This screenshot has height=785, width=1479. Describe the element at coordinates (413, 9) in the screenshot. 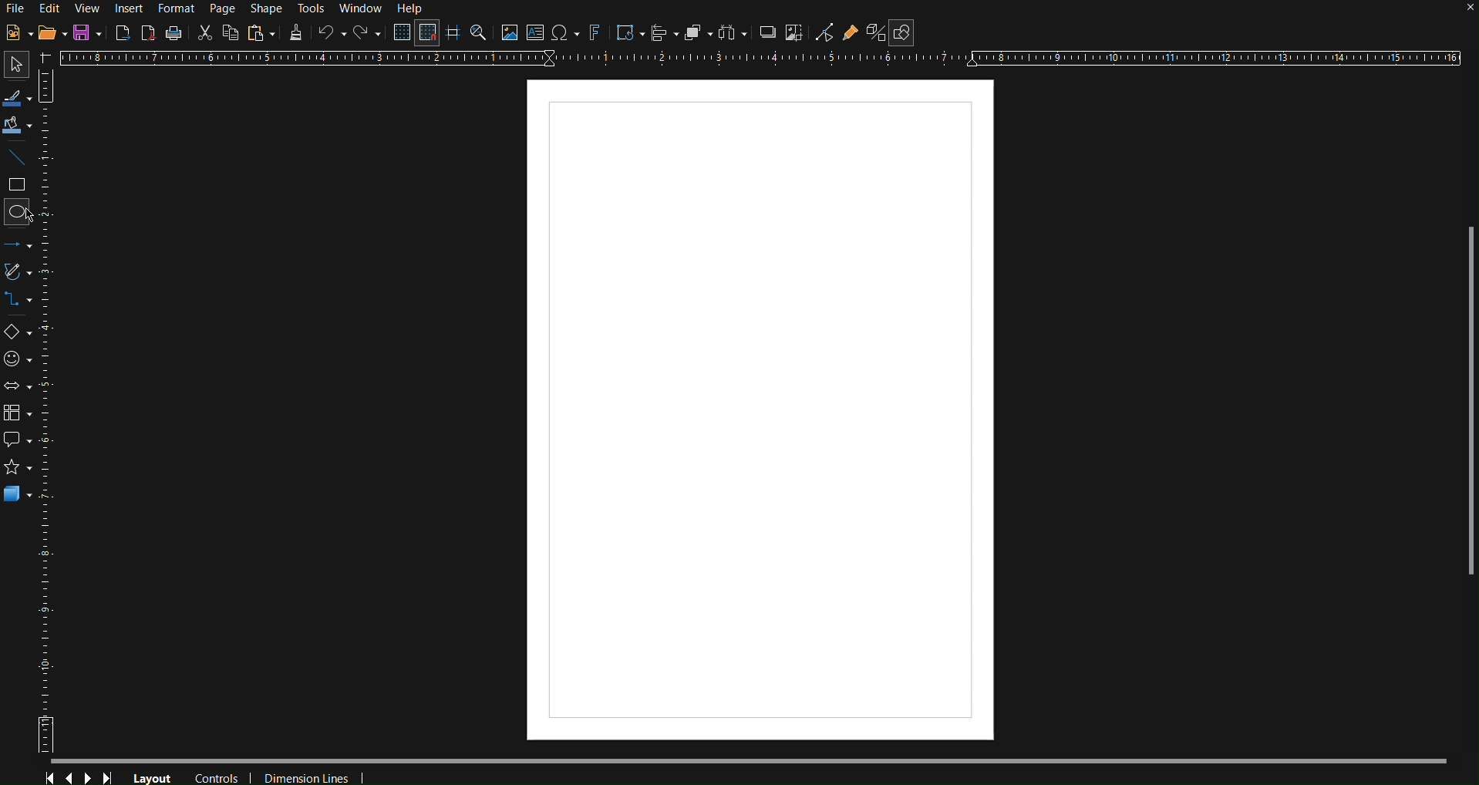

I see `Help` at that location.